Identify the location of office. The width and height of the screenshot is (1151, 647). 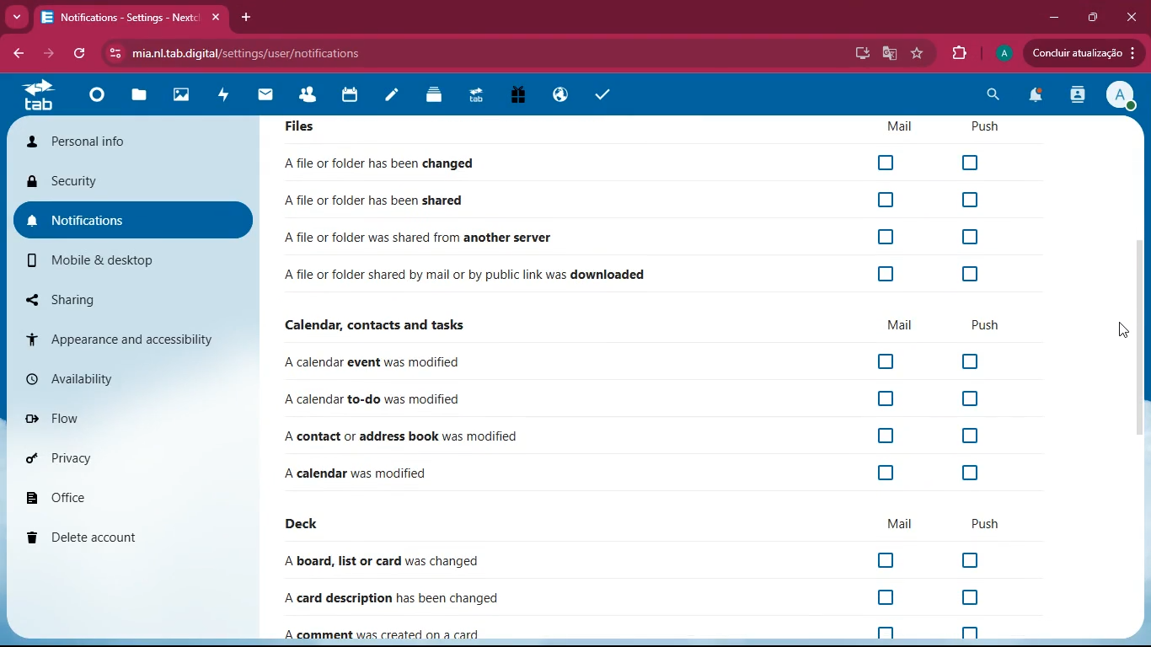
(110, 497).